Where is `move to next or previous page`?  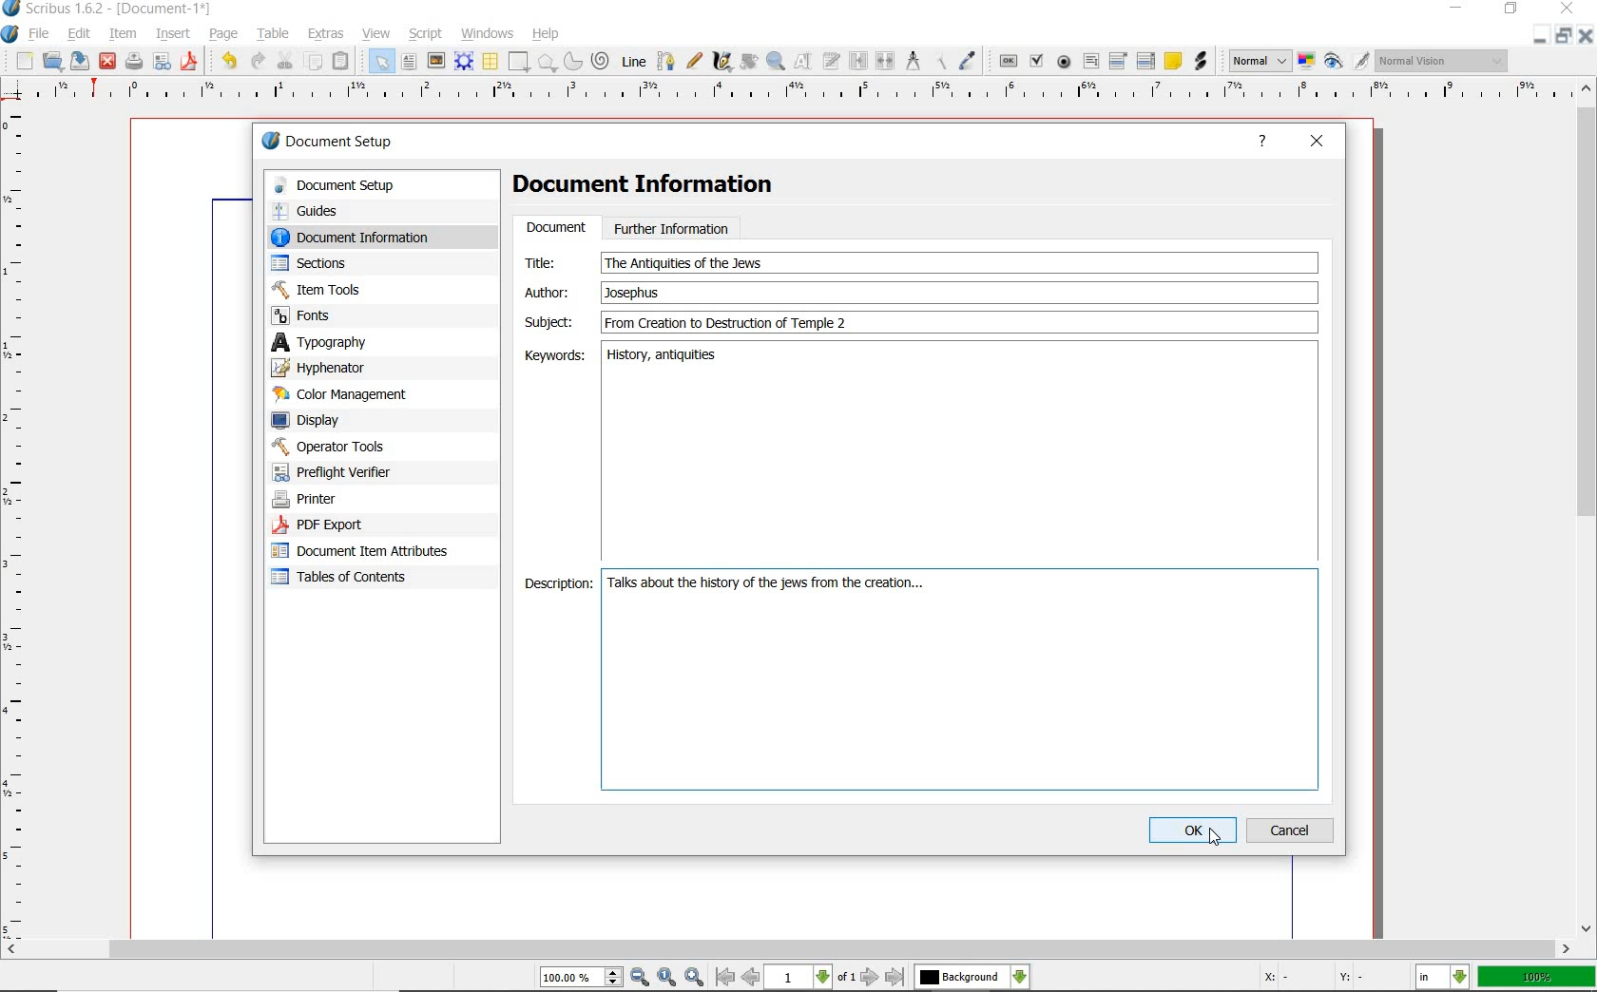
move to next or previous page is located at coordinates (812, 978).